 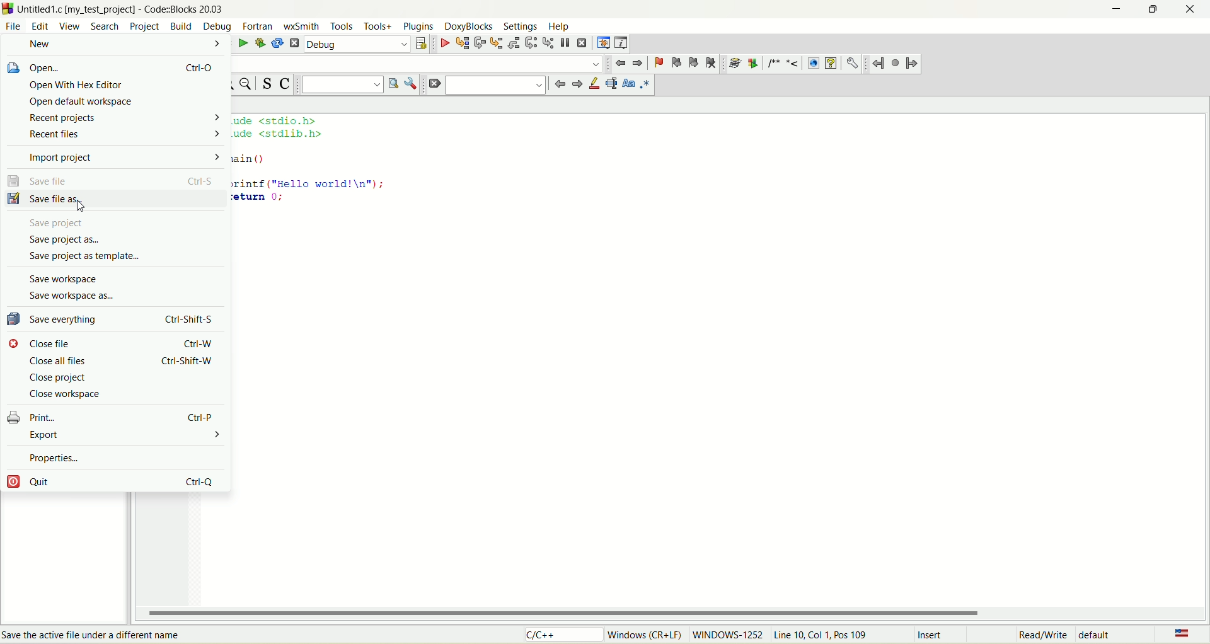 I want to click on windows, so click(x=647, y=634).